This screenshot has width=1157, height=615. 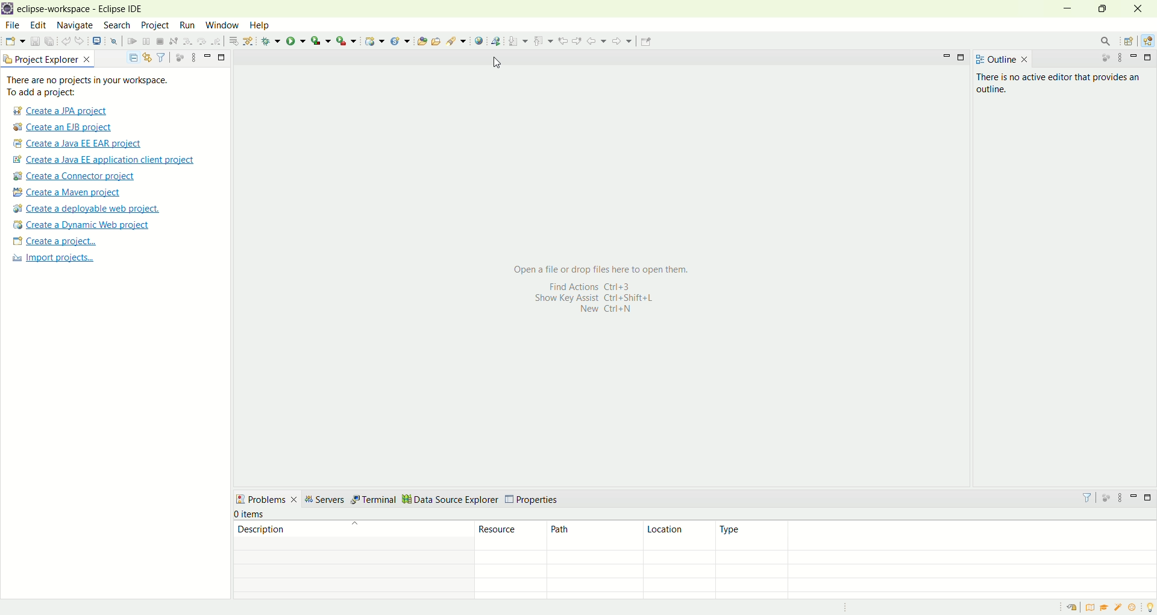 What do you see at coordinates (178, 57) in the screenshot?
I see `focus on active task` at bounding box center [178, 57].